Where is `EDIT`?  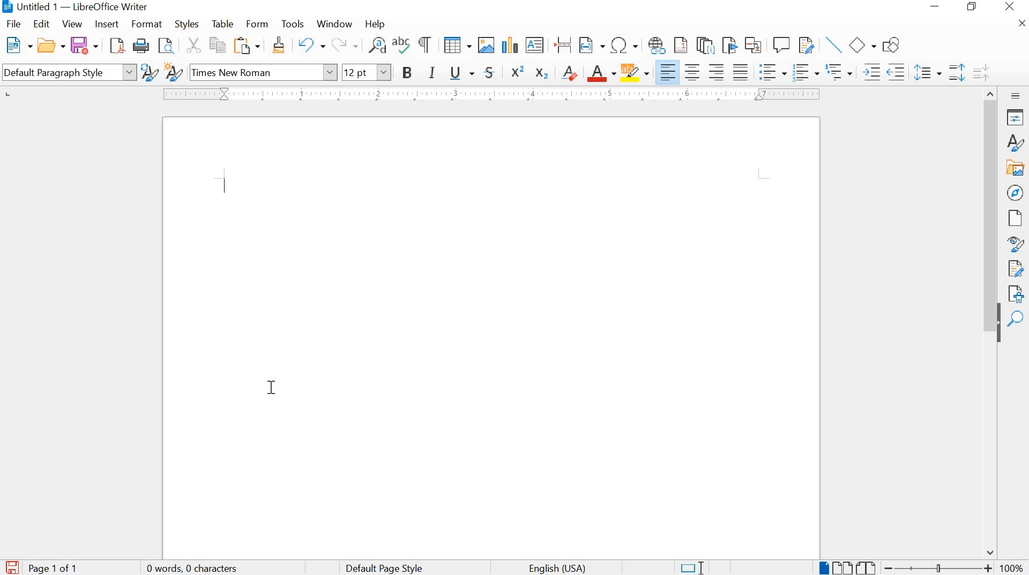 EDIT is located at coordinates (41, 26).